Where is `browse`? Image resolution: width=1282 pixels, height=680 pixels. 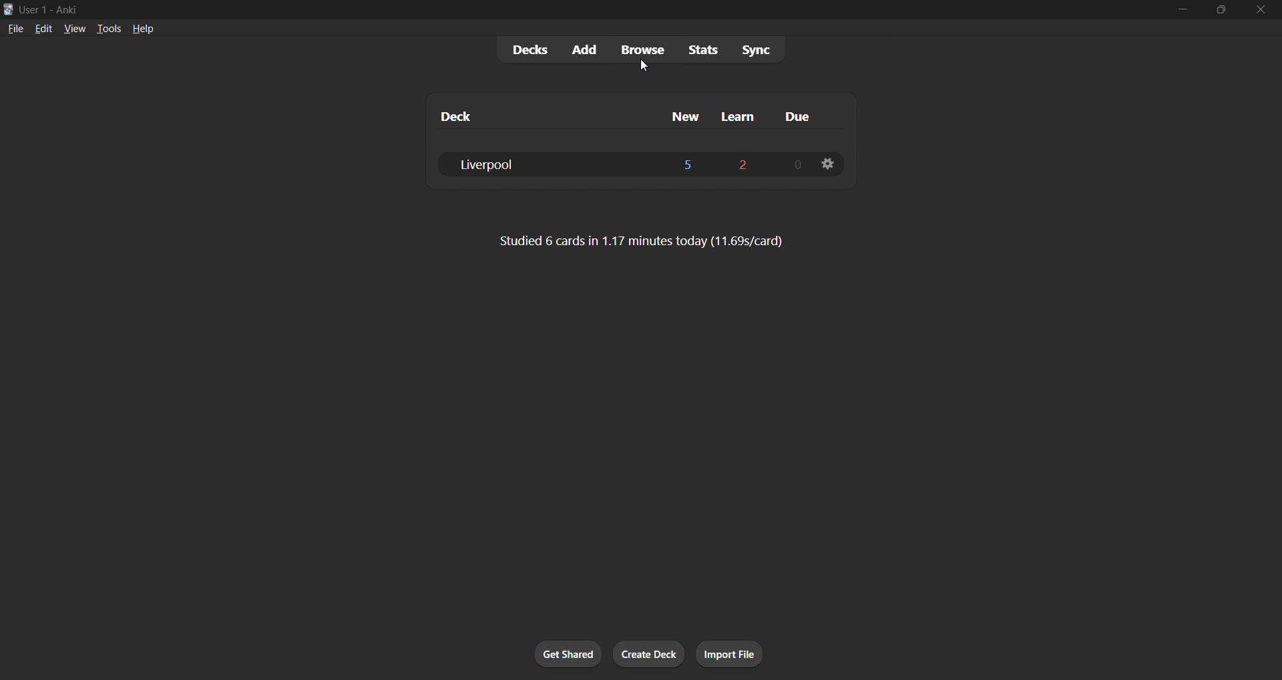 browse is located at coordinates (642, 49).